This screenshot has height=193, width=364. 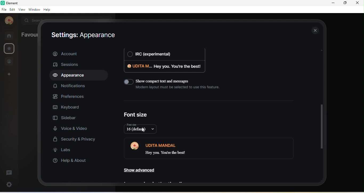 What do you see at coordinates (333, 3) in the screenshot?
I see `minimize` at bounding box center [333, 3].